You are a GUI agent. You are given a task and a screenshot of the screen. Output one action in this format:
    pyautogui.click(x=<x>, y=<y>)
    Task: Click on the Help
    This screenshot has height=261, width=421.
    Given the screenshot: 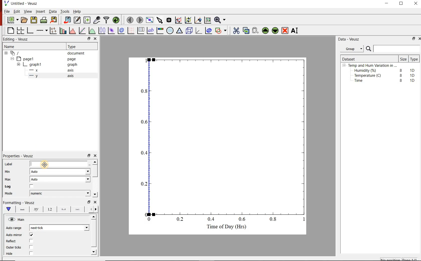 What is the action you would take?
    pyautogui.click(x=77, y=11)
    